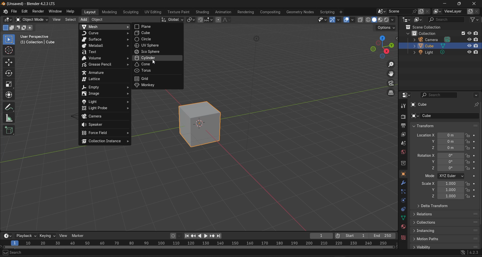 The width and height of the screenshot is (482, 257). What do you see at coordinates (209, 20) in the screenshot?
I see `snapping` at bounding box center [209, 20].